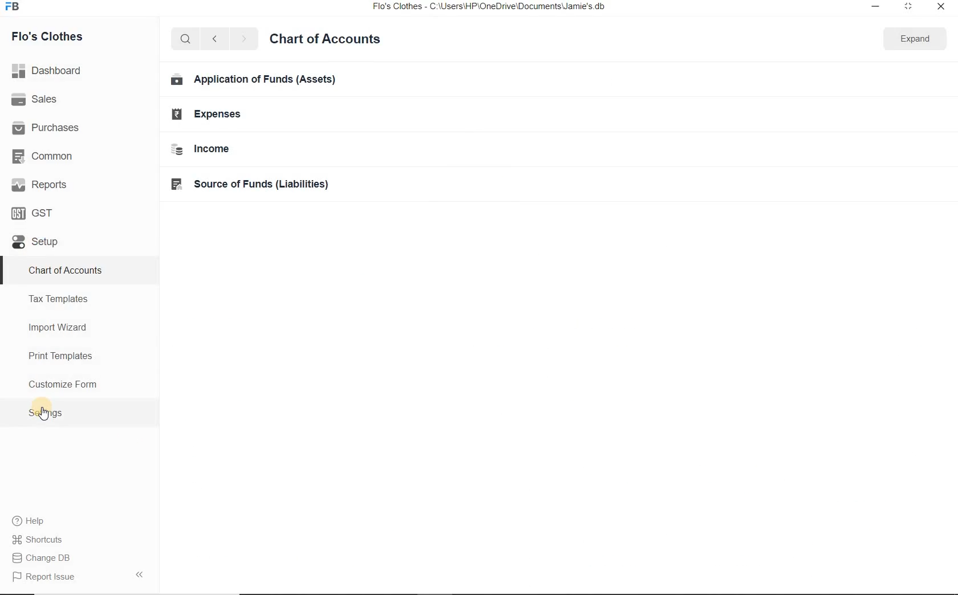  I want to click on Arrow, so click(142, 573).